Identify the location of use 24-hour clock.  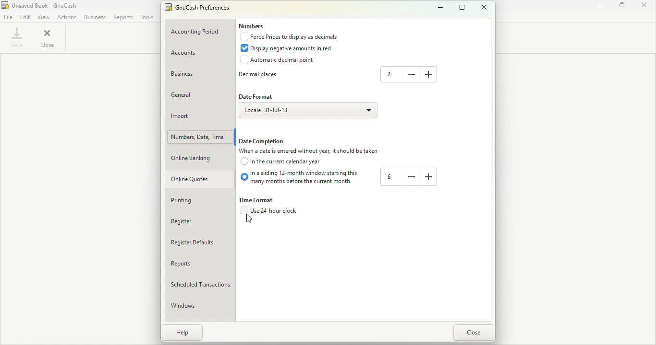
(269, 212).